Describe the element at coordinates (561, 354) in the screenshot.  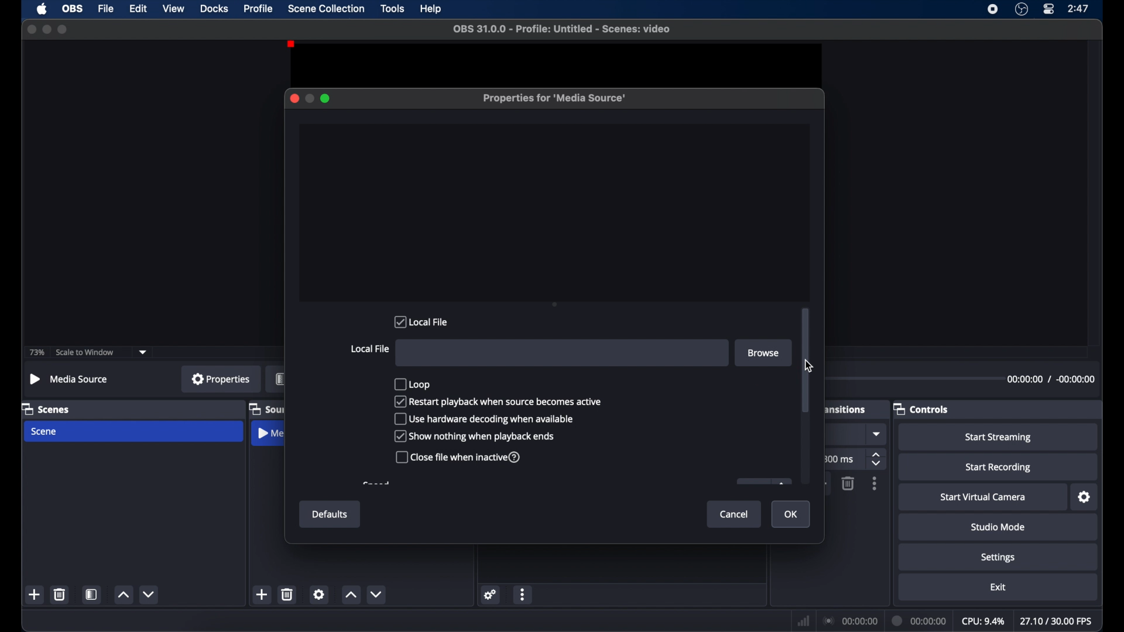
I see `File input` at that location.